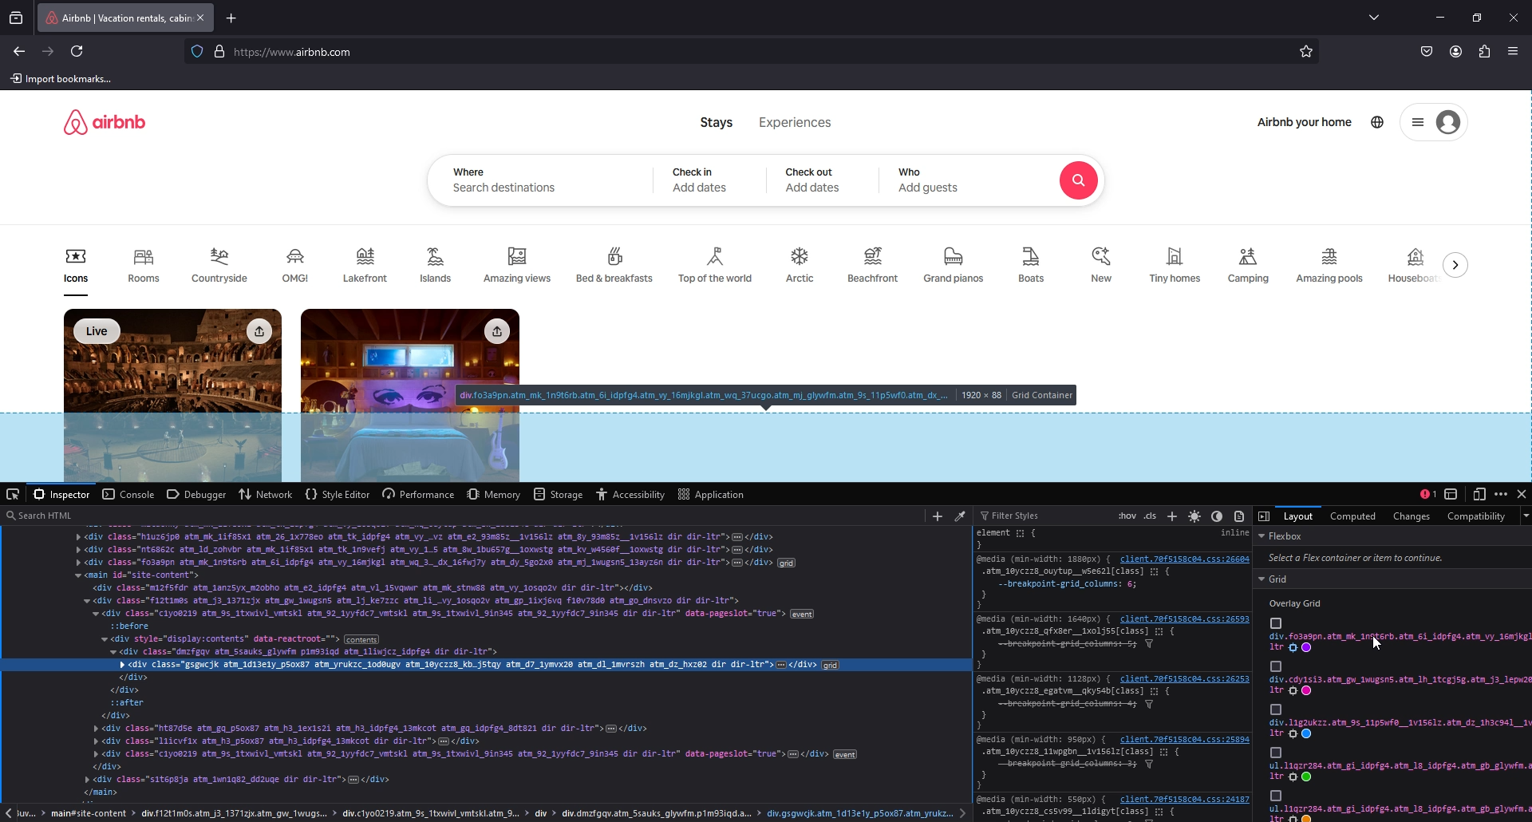 Image resolution: width=1532 pixels, height=822 pixels. What do you see at coordinates (1399, 772) in the screenshot?
I see `grid css` at bounding box center [1399, 772].